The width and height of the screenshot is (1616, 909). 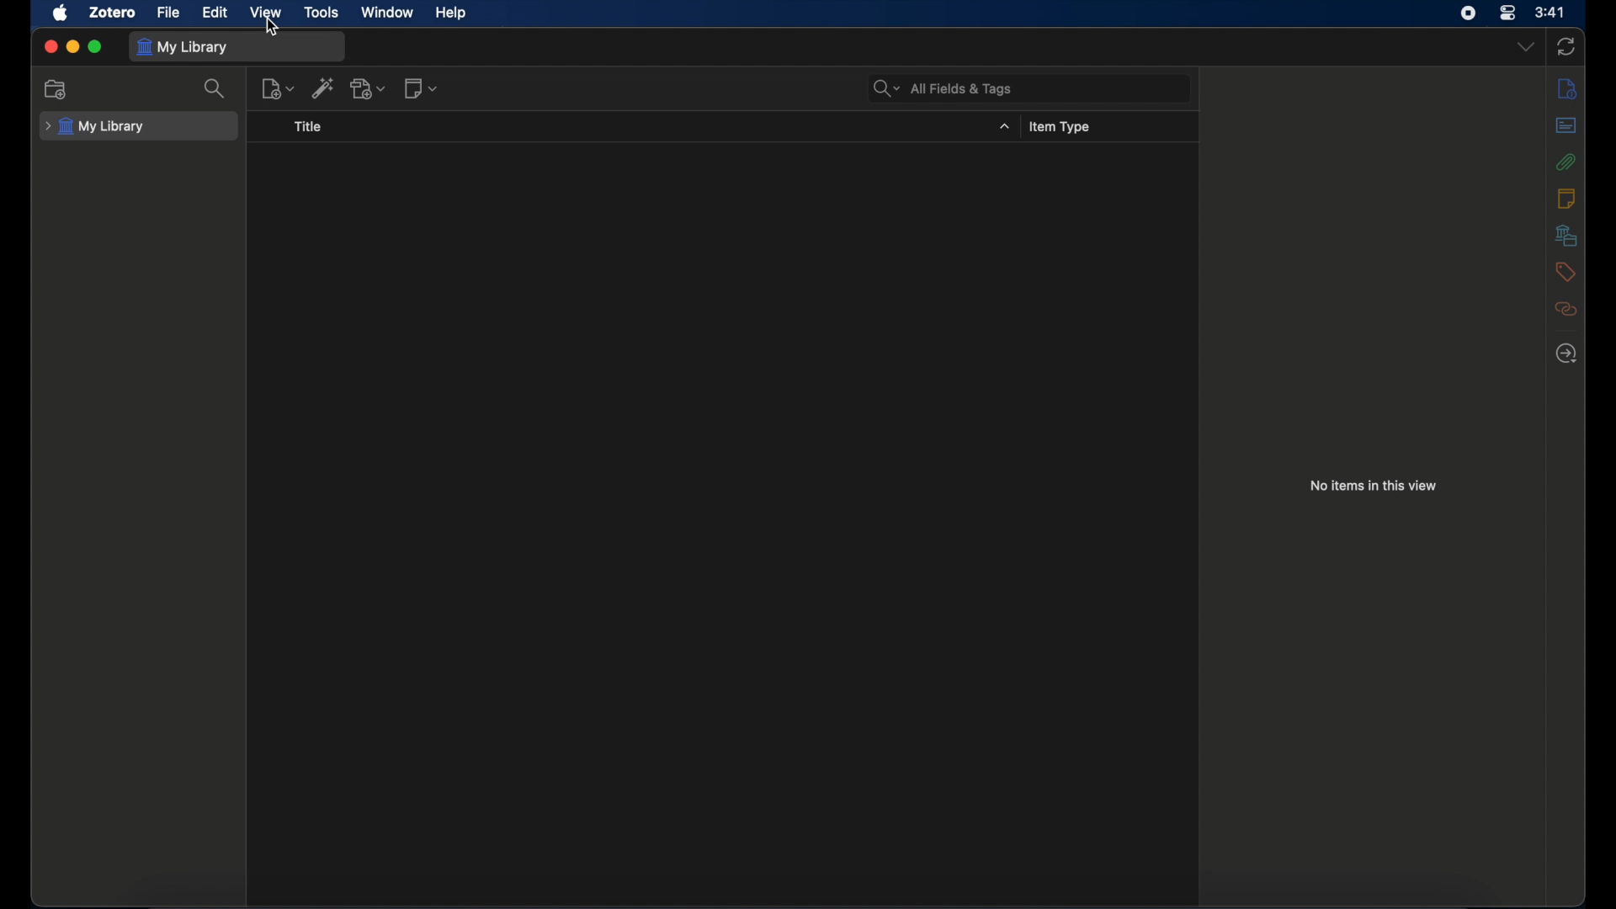 What do you see at coordinates (1374, 486) in the screenshot?
I see `no items in this view` at bounding box center [1374, 486].